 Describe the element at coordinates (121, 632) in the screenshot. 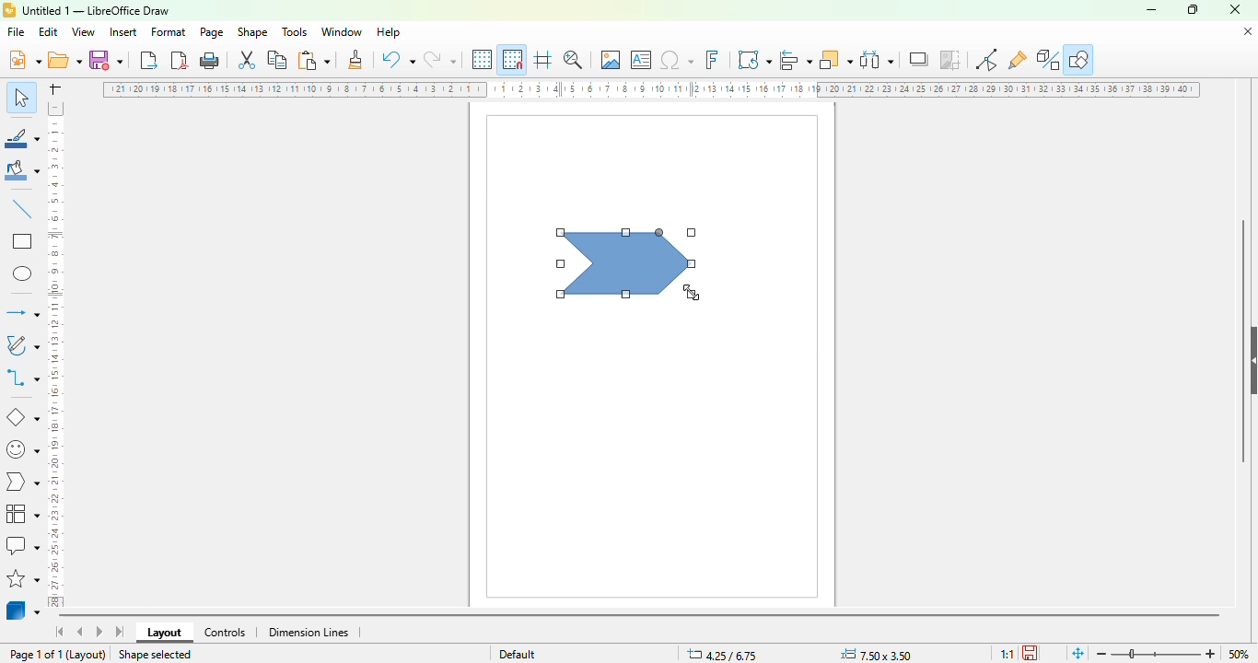

I see `scroll to last sheet` at that location.